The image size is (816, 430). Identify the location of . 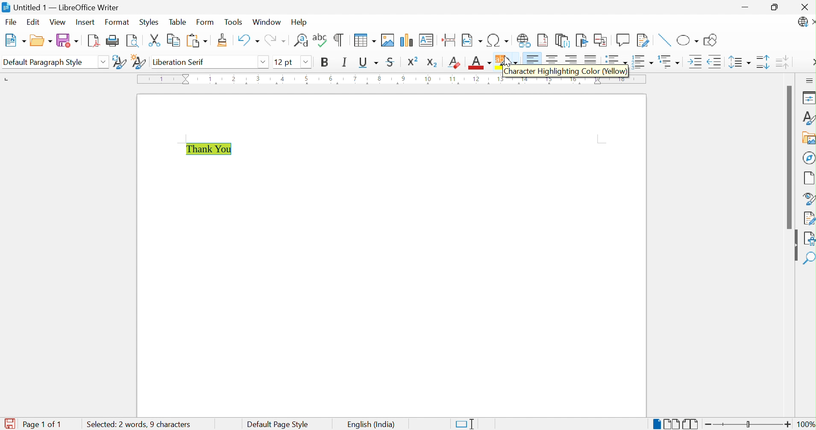
(274, 40).